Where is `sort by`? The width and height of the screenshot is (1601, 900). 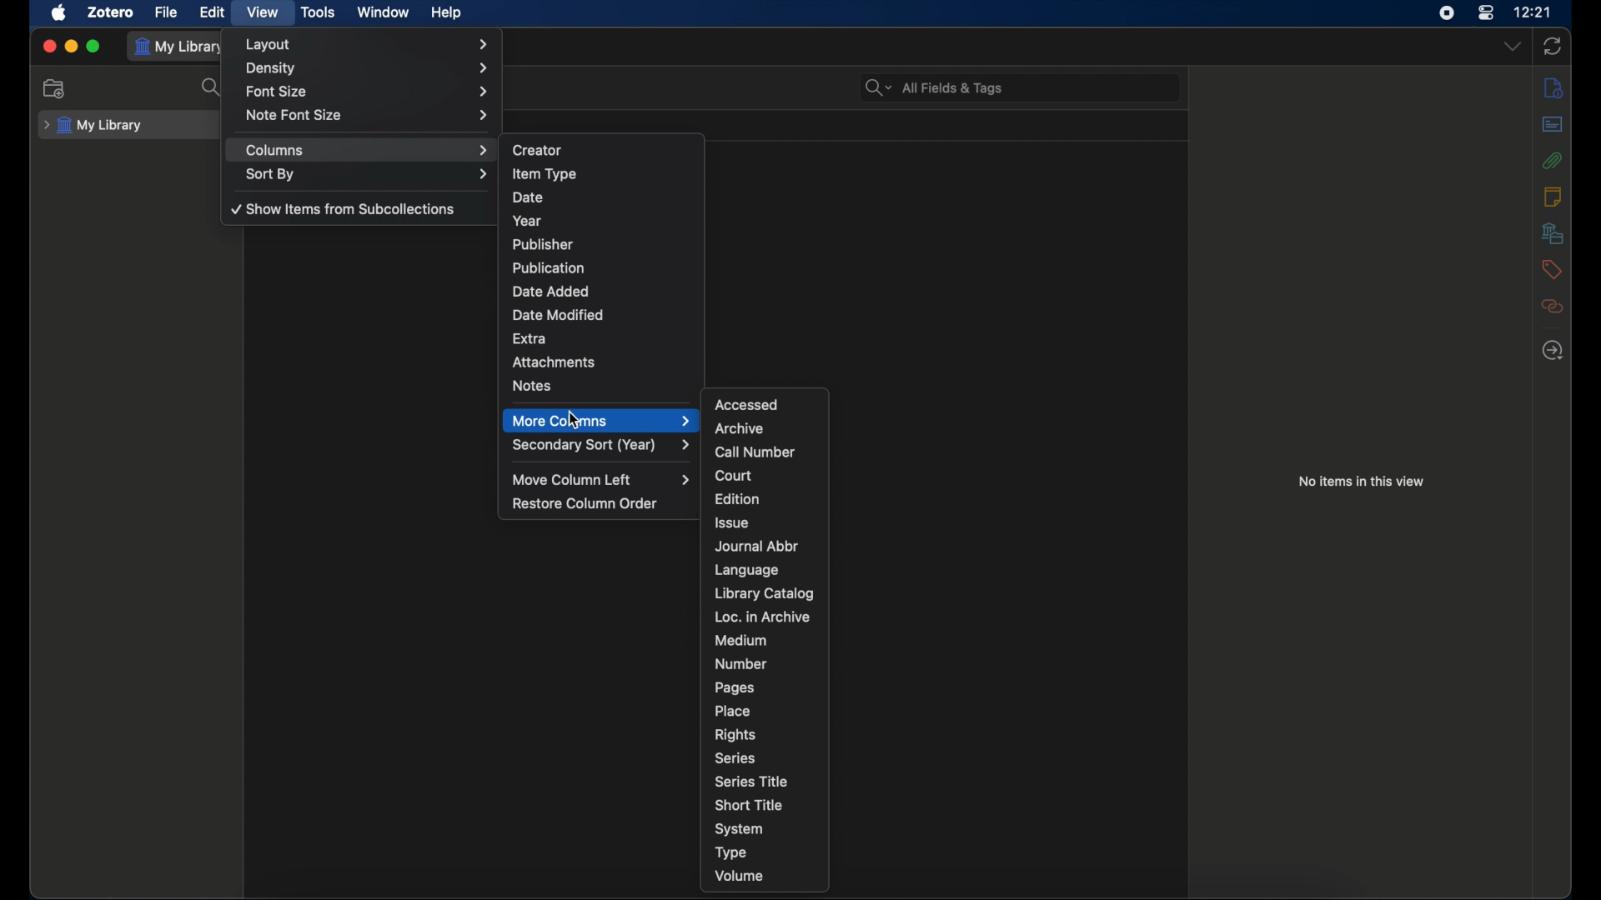 sort by is located at coordinates (369, 175).